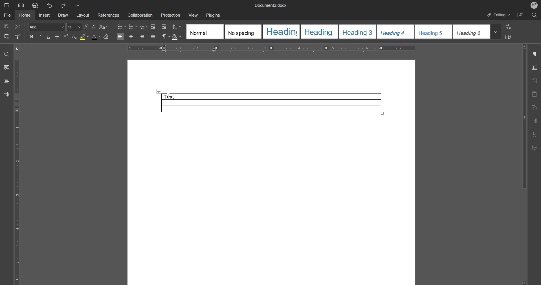 The image size is (541, 285). Describe the element at coordinates (35, 5) in the screenshot. I see `Quick Print` at that location.